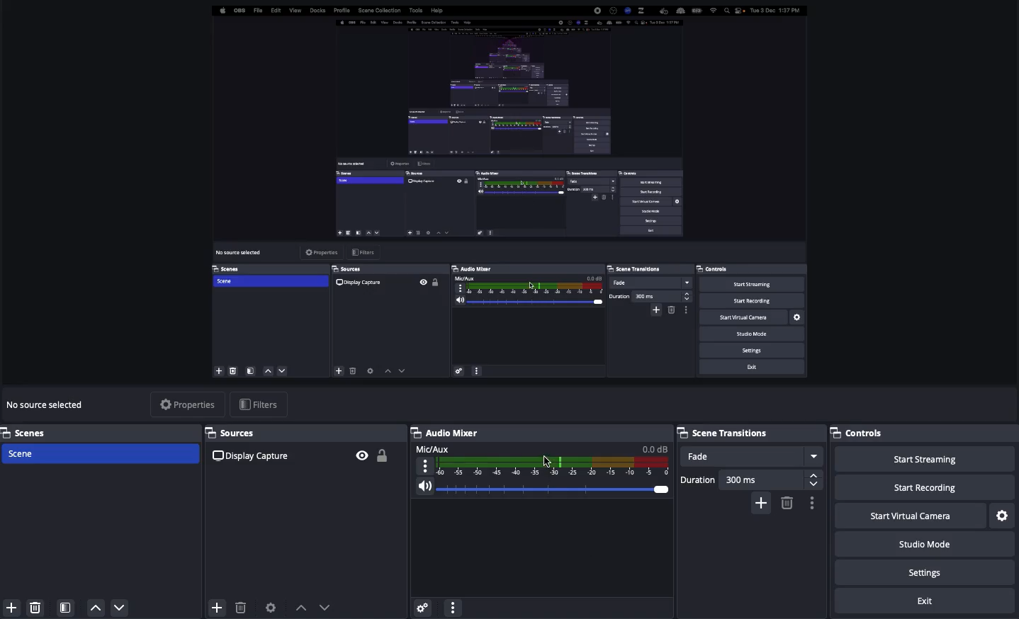  I want to click on Settings, so click(927, 573).